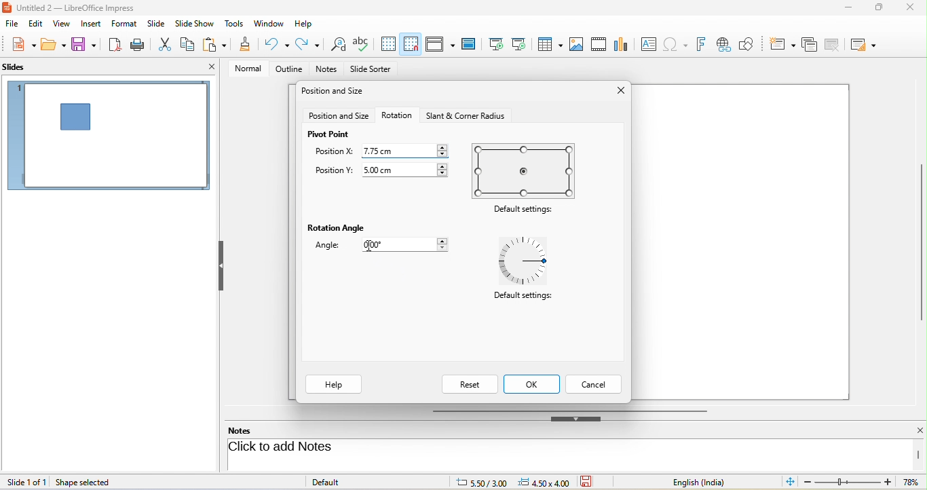 This screenshot has width=927, height=490. What do you see at coordinates (809, 43) in the screenshot?
I see `duplicate slide` at bounding box center [809, 43].